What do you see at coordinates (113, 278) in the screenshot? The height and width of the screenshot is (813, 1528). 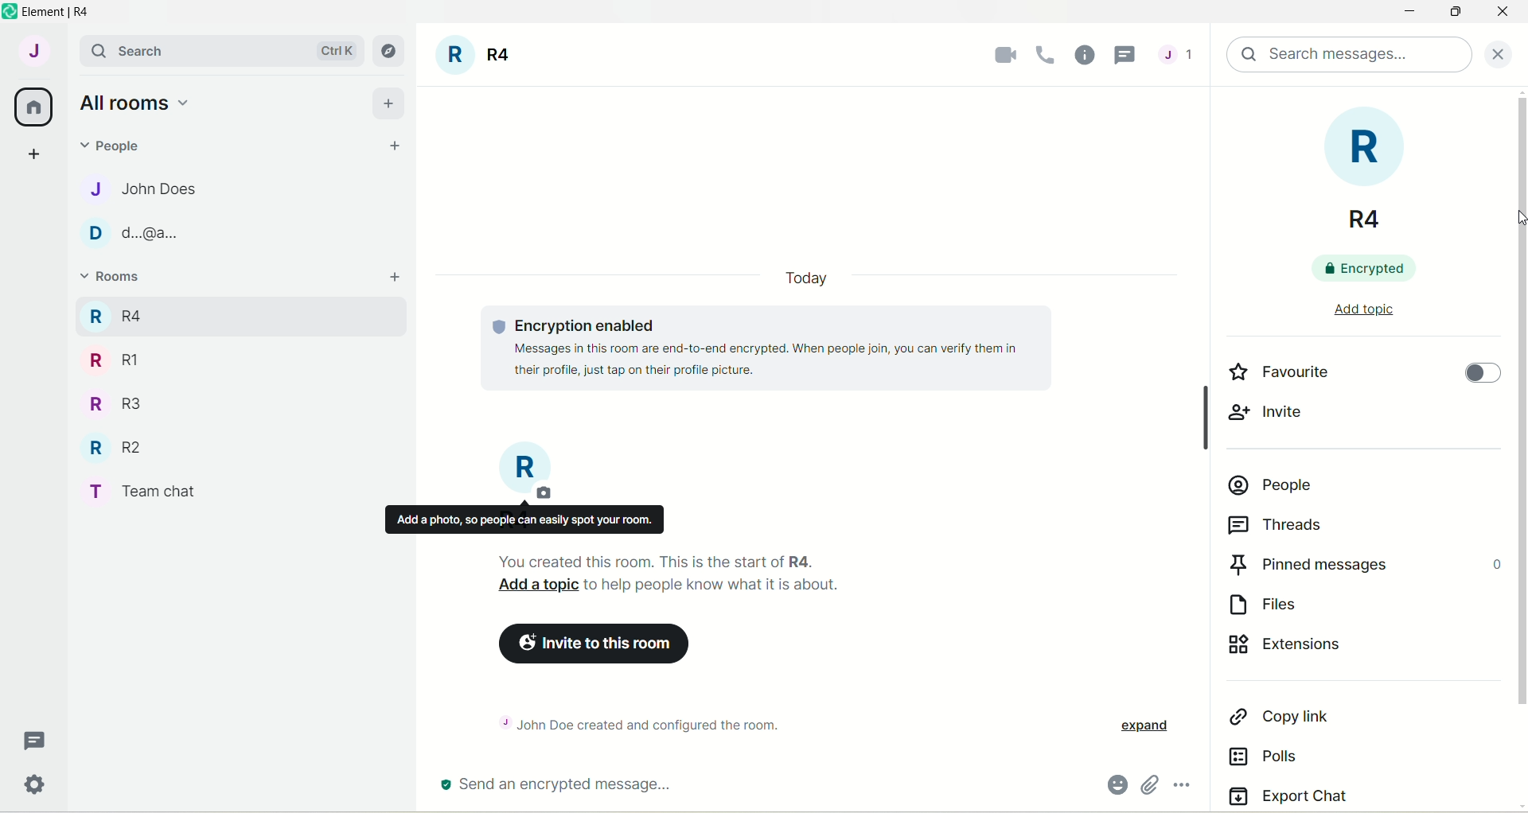 I see `rooms` at bounding box center [113, 278].